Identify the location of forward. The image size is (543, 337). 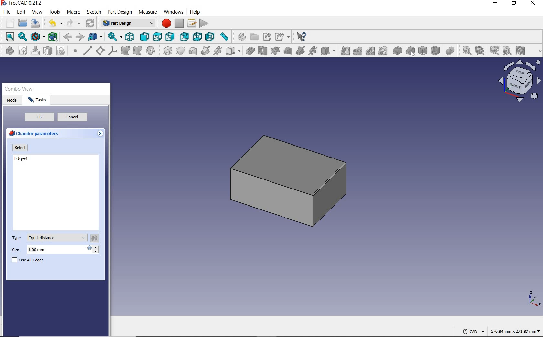
(80, 37).